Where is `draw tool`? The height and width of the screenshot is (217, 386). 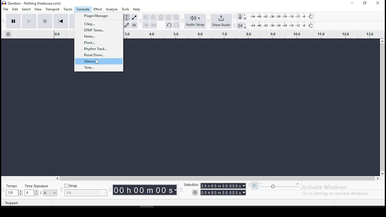 draw tool is located at coordinates (128, 25).